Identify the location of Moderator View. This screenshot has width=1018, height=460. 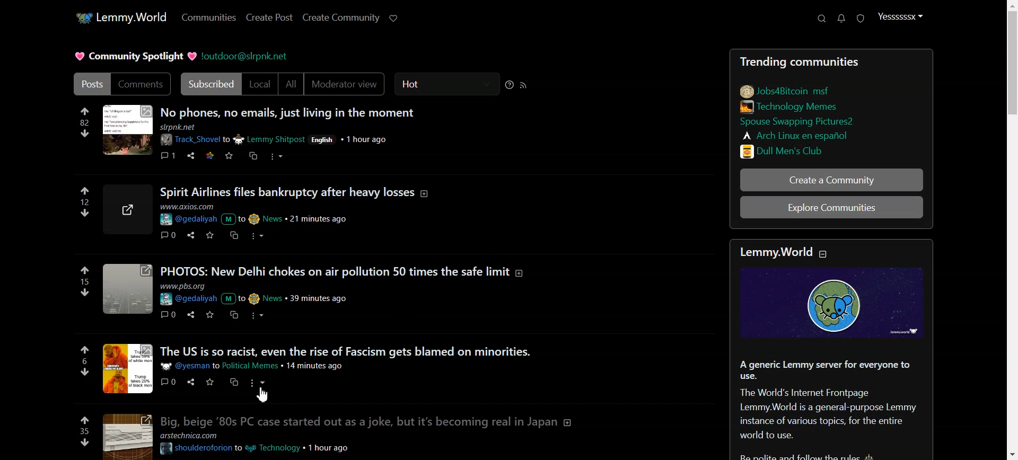
(347, 84).